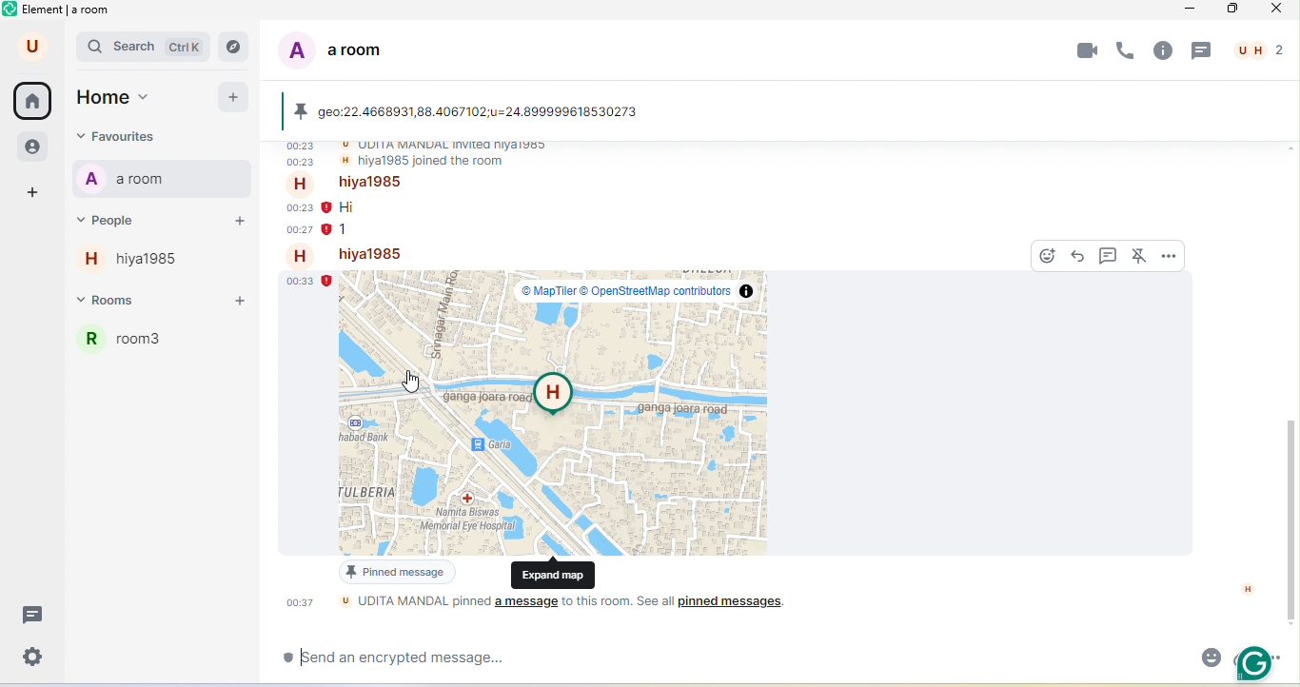 Image resolution: width=1300 pixels, height=687 pixels. Describe the element at coordinates (1080, 256) in the screenshot. I see `reply` at that location.